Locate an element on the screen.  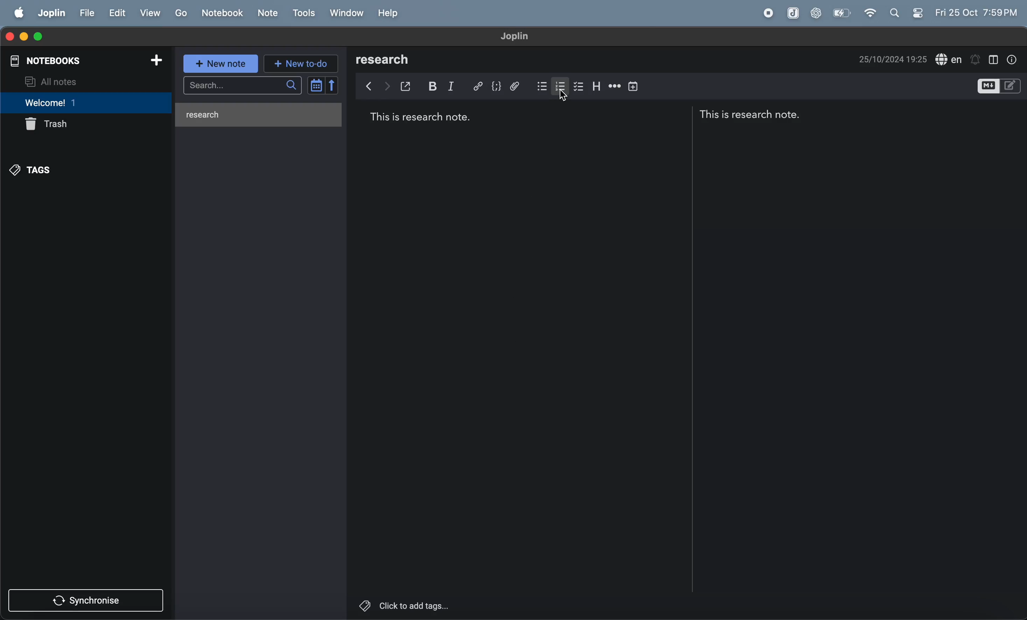
Go is located at coordinates (181, 12).